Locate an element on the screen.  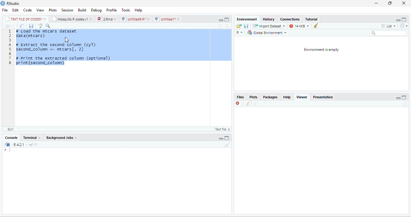
Edit is located at coordinates (15, 10).